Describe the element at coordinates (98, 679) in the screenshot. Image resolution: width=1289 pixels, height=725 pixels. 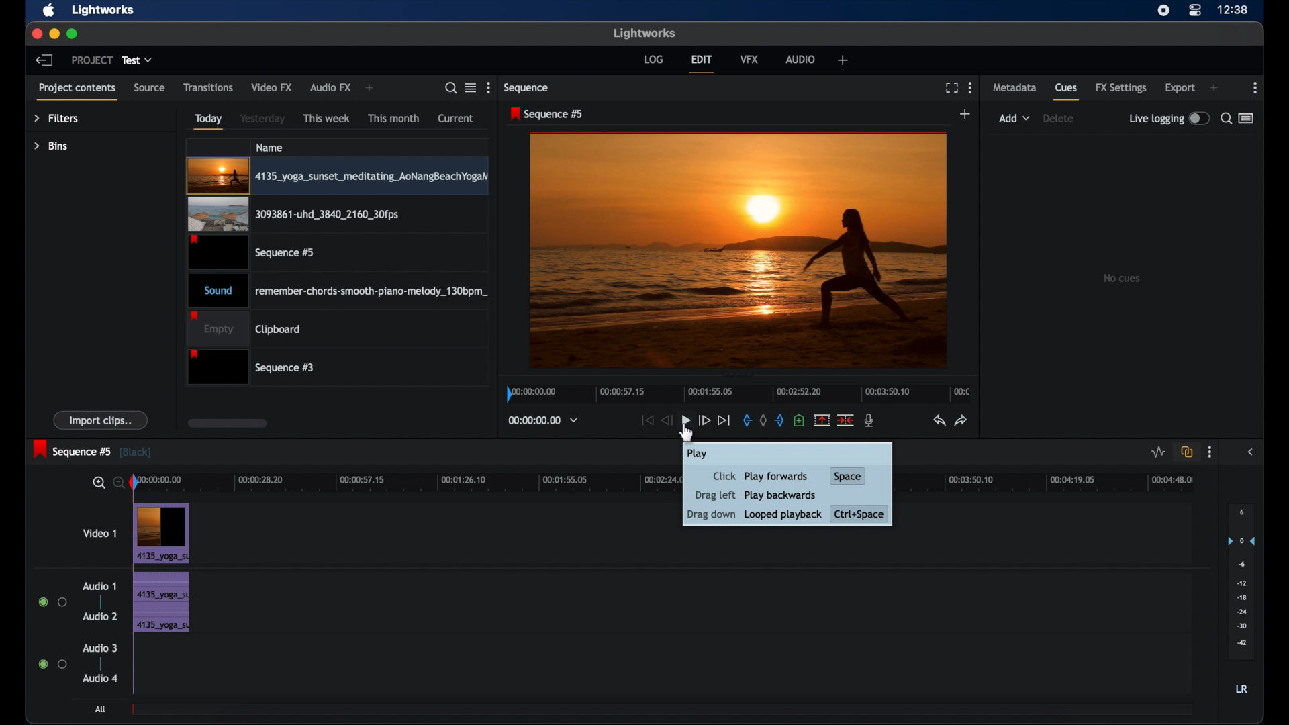
I see `audio 4` at that location.